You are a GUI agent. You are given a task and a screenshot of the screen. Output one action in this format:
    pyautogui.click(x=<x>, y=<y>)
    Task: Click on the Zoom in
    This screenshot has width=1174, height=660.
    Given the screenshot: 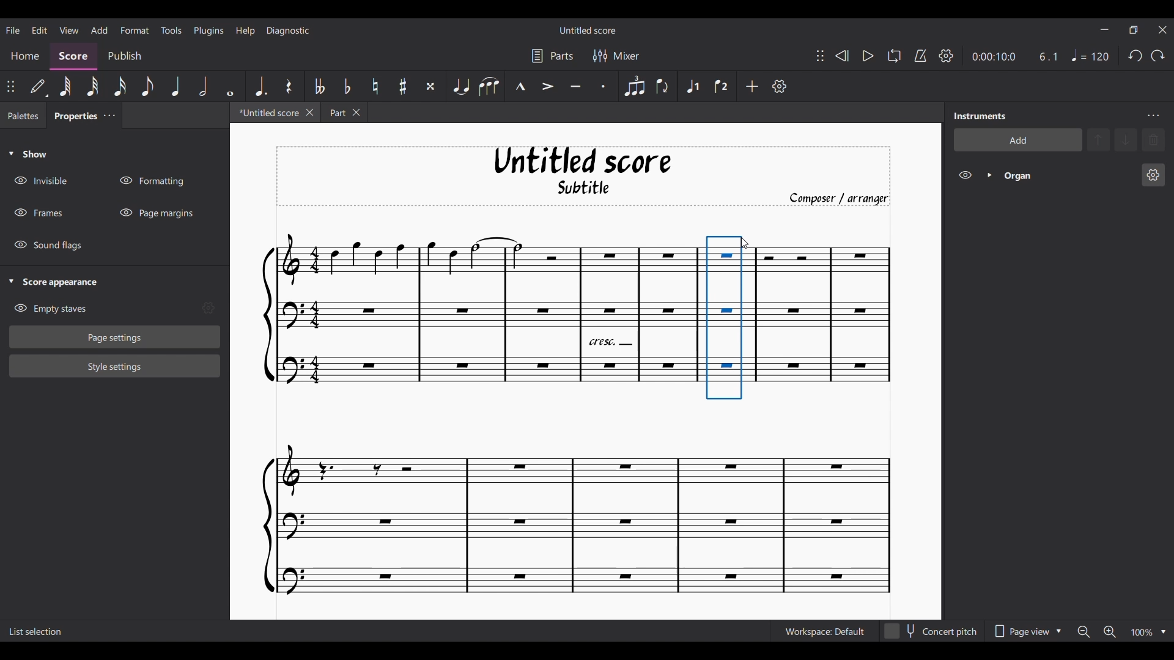 What is the action you would take?
    pyautogui.click(x=1109, y=632)
    